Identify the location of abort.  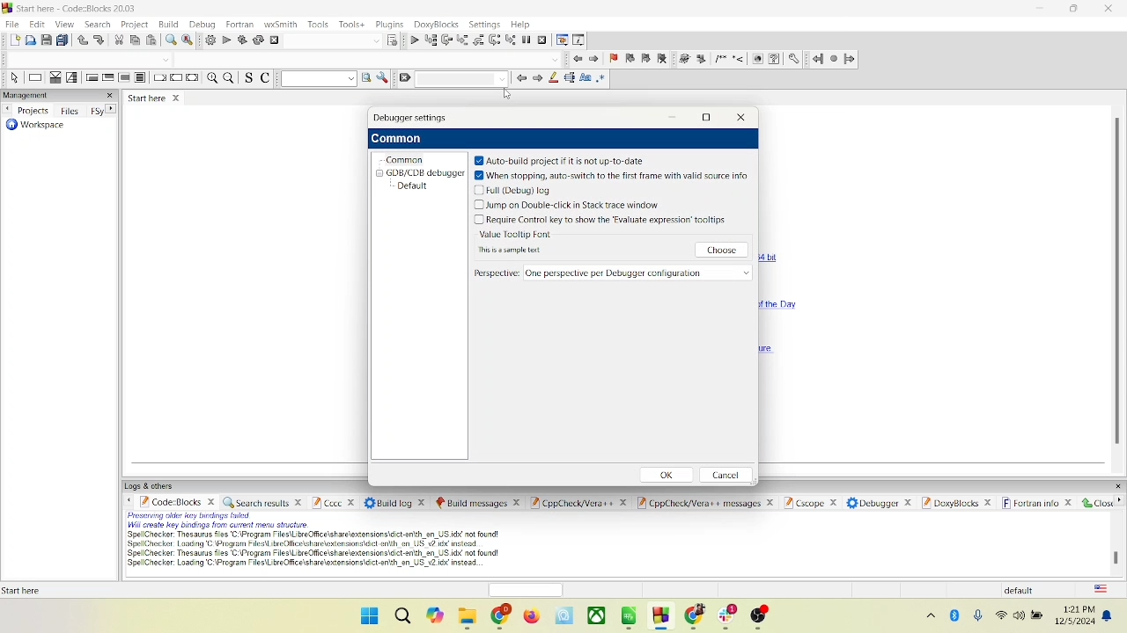
(271, 40).